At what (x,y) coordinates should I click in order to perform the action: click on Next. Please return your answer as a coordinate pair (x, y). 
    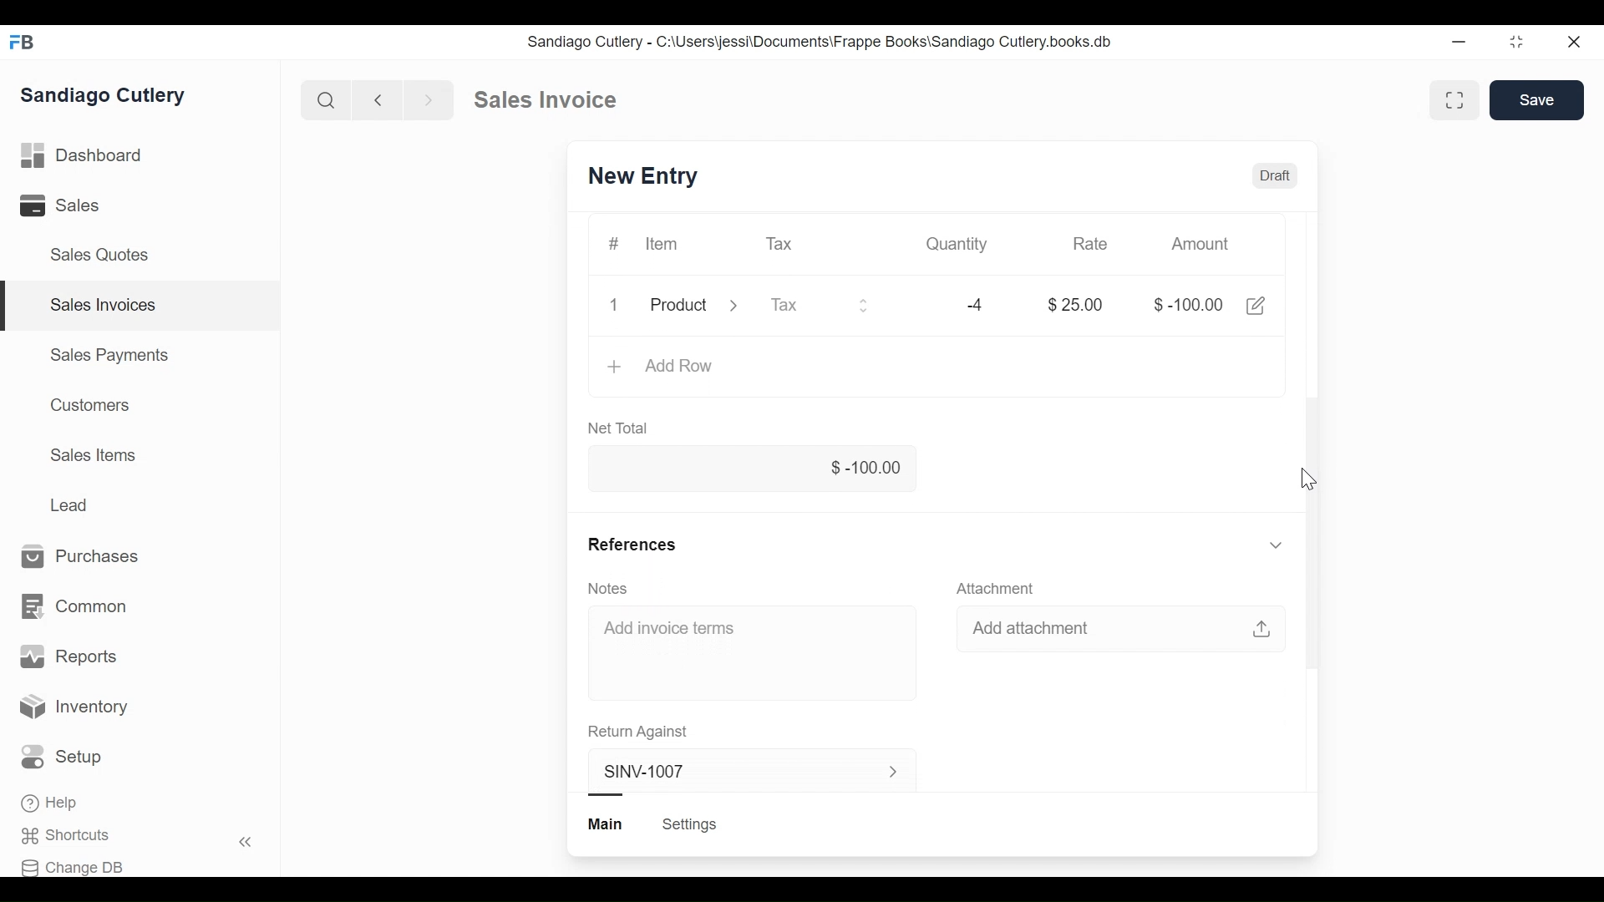
    Looking at the image, I should click on (430, 99).